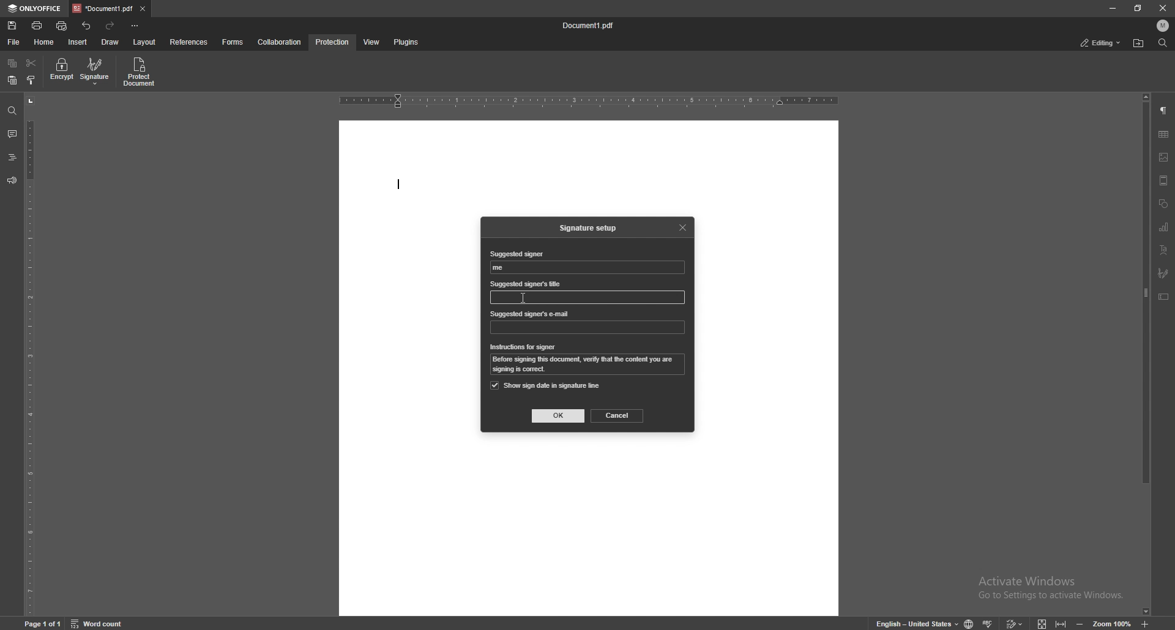 The width and height of the screenshot is (1175, 630). I want to click on encrypt, so click(61, 70).